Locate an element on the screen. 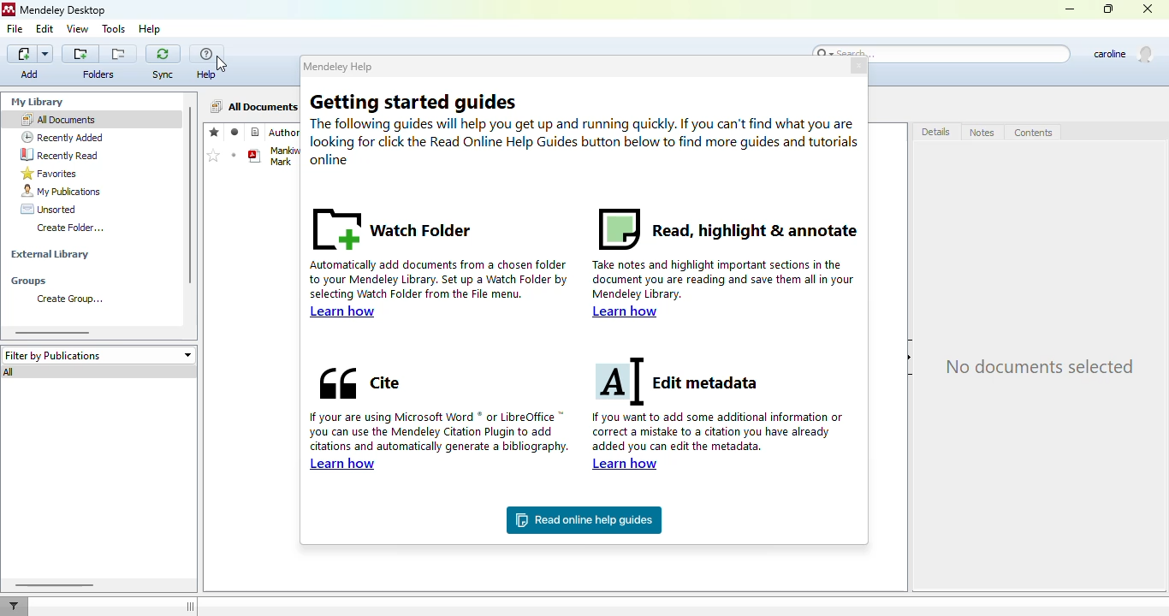  all documents is located at coordinates (254, 106).